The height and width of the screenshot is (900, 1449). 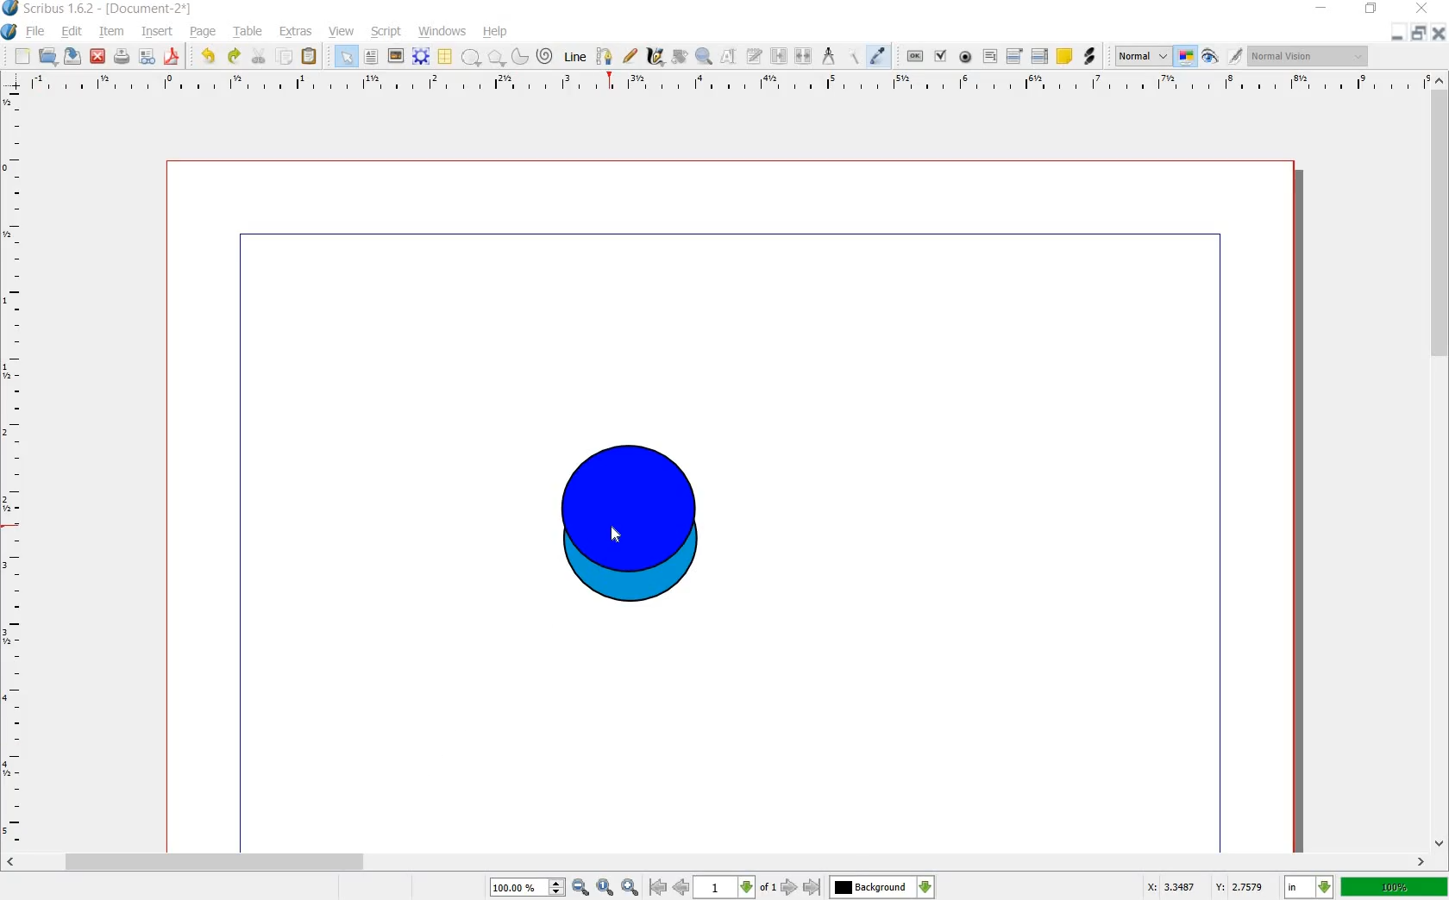 What do you see at coordinates (442, 32) in the screenshot?
I see `windows` at bounding box center [442, 32].